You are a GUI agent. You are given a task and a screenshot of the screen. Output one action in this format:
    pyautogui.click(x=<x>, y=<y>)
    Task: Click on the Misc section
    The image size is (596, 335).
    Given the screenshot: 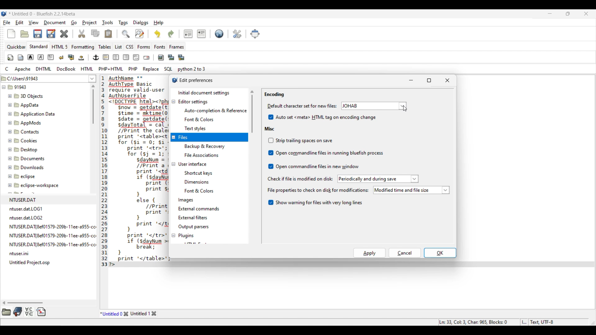 What is the action you would take?
    pyautogui.click(x=270, y=129)
    